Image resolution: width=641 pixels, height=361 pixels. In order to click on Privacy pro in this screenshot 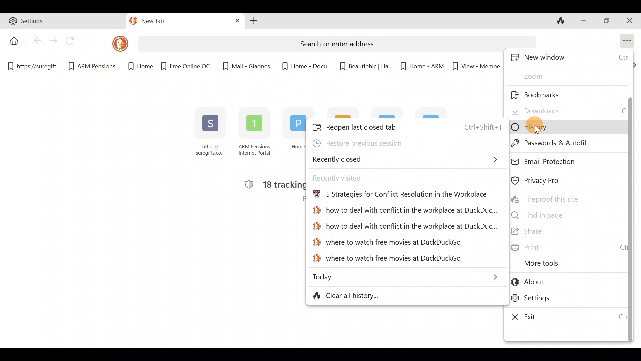, I will do `click(550, 181)`.